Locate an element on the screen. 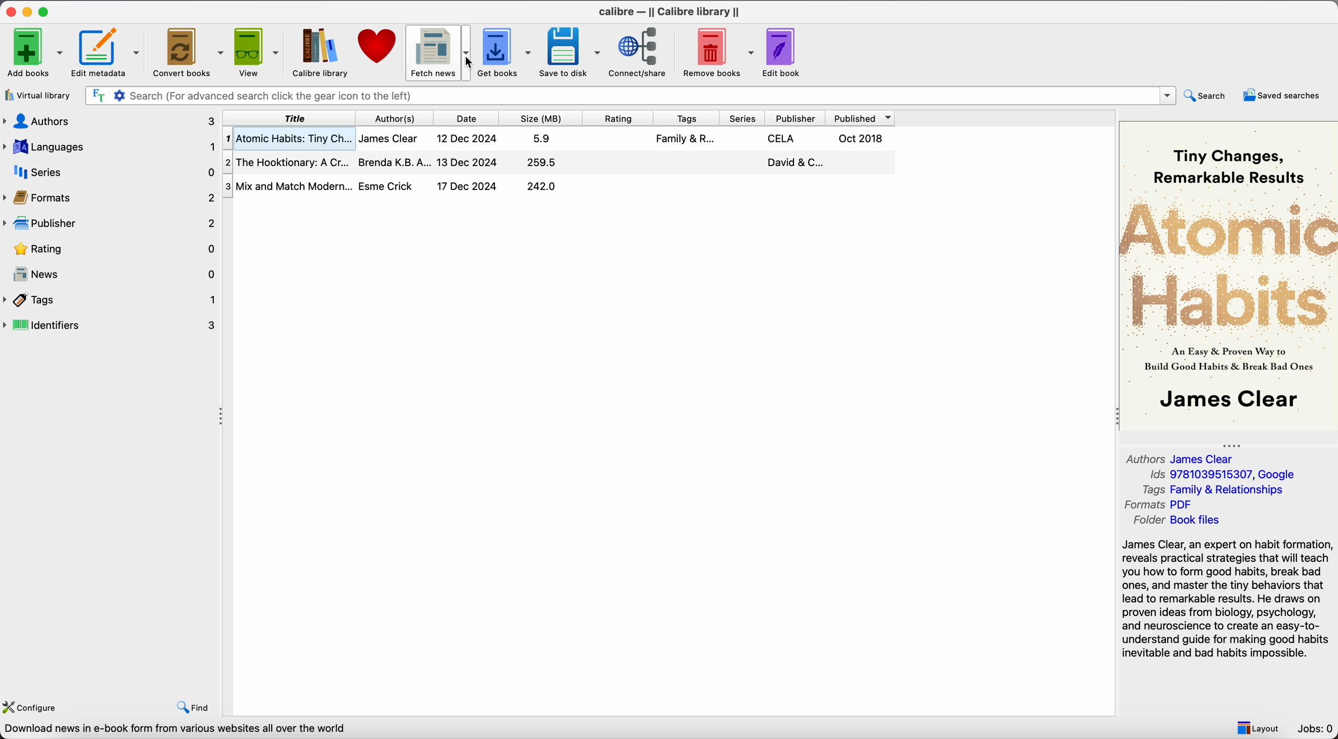  author(s) is located at coordinates (399, 118).